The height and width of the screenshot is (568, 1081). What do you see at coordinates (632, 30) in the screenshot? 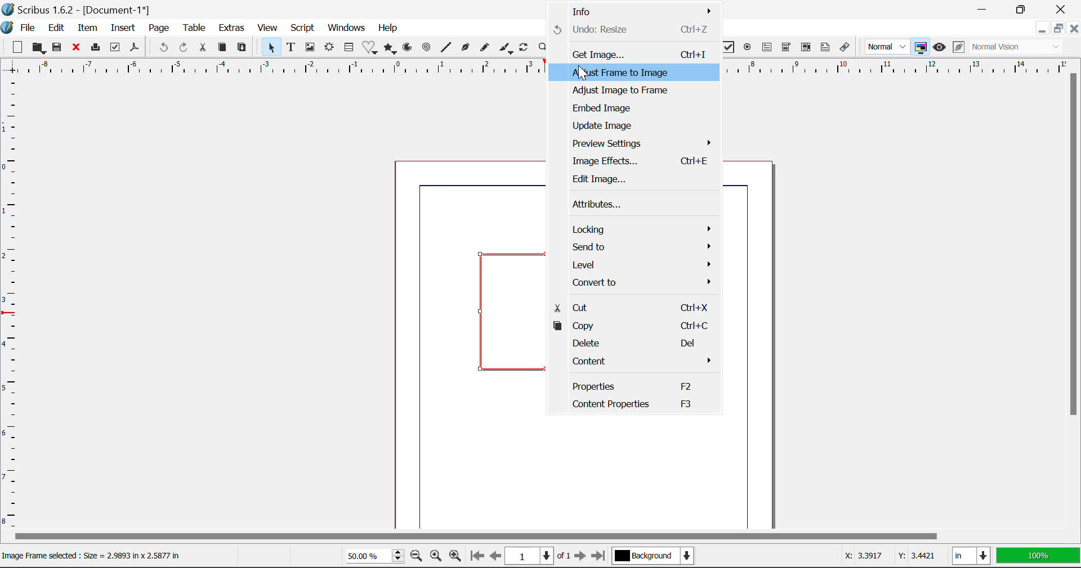
I see `Undo Resize` at bounding box center [632, 30].